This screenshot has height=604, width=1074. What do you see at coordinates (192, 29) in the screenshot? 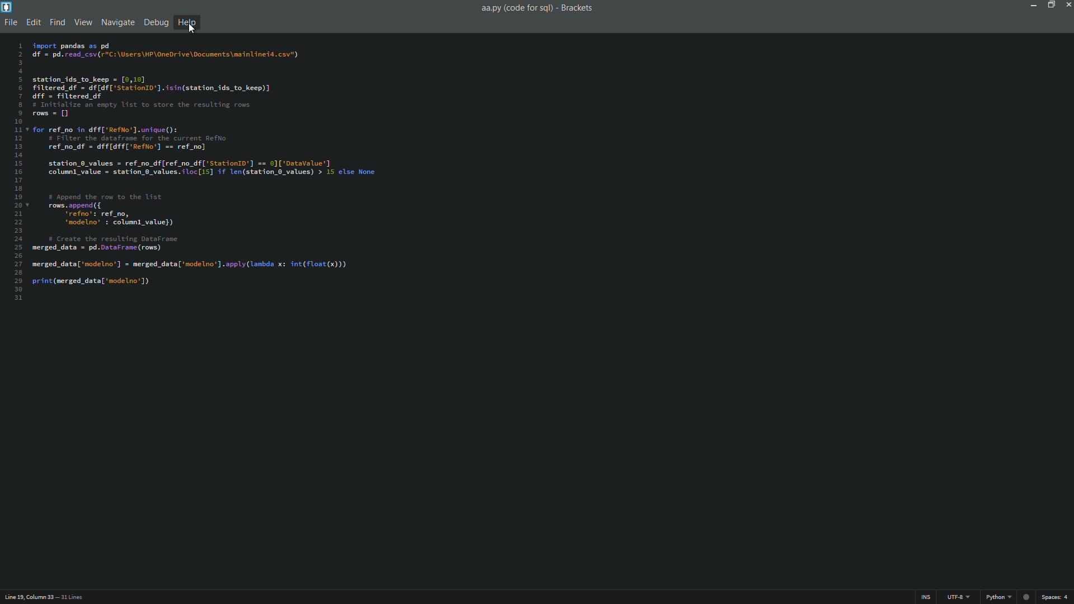
I see `Cursor` at bounding box center [192, 29].